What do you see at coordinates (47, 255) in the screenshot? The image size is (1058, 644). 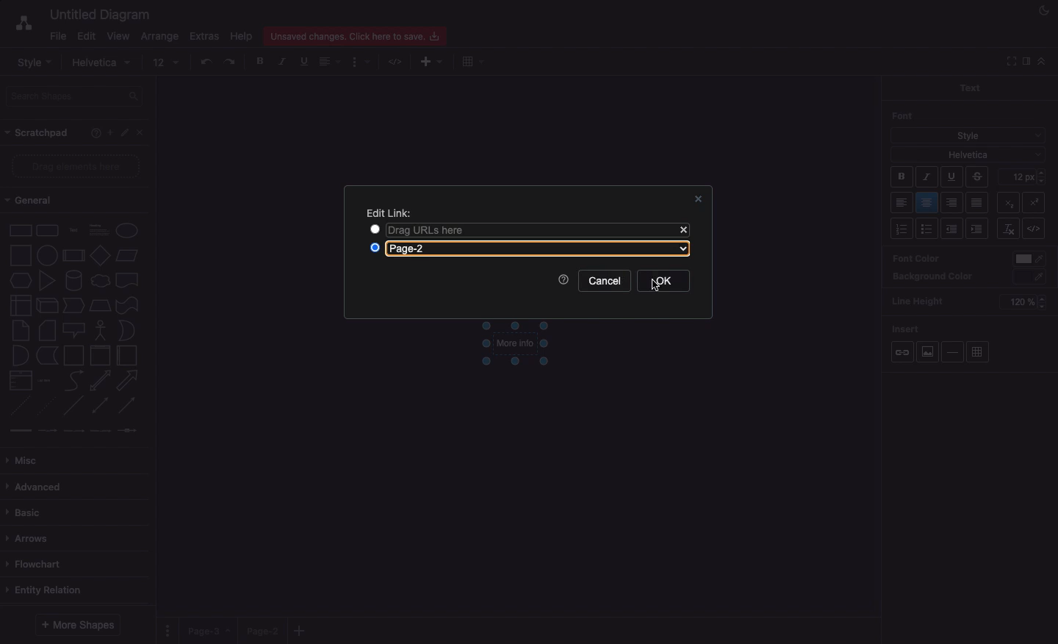 I see `circle` at bounding box center [47, 255].